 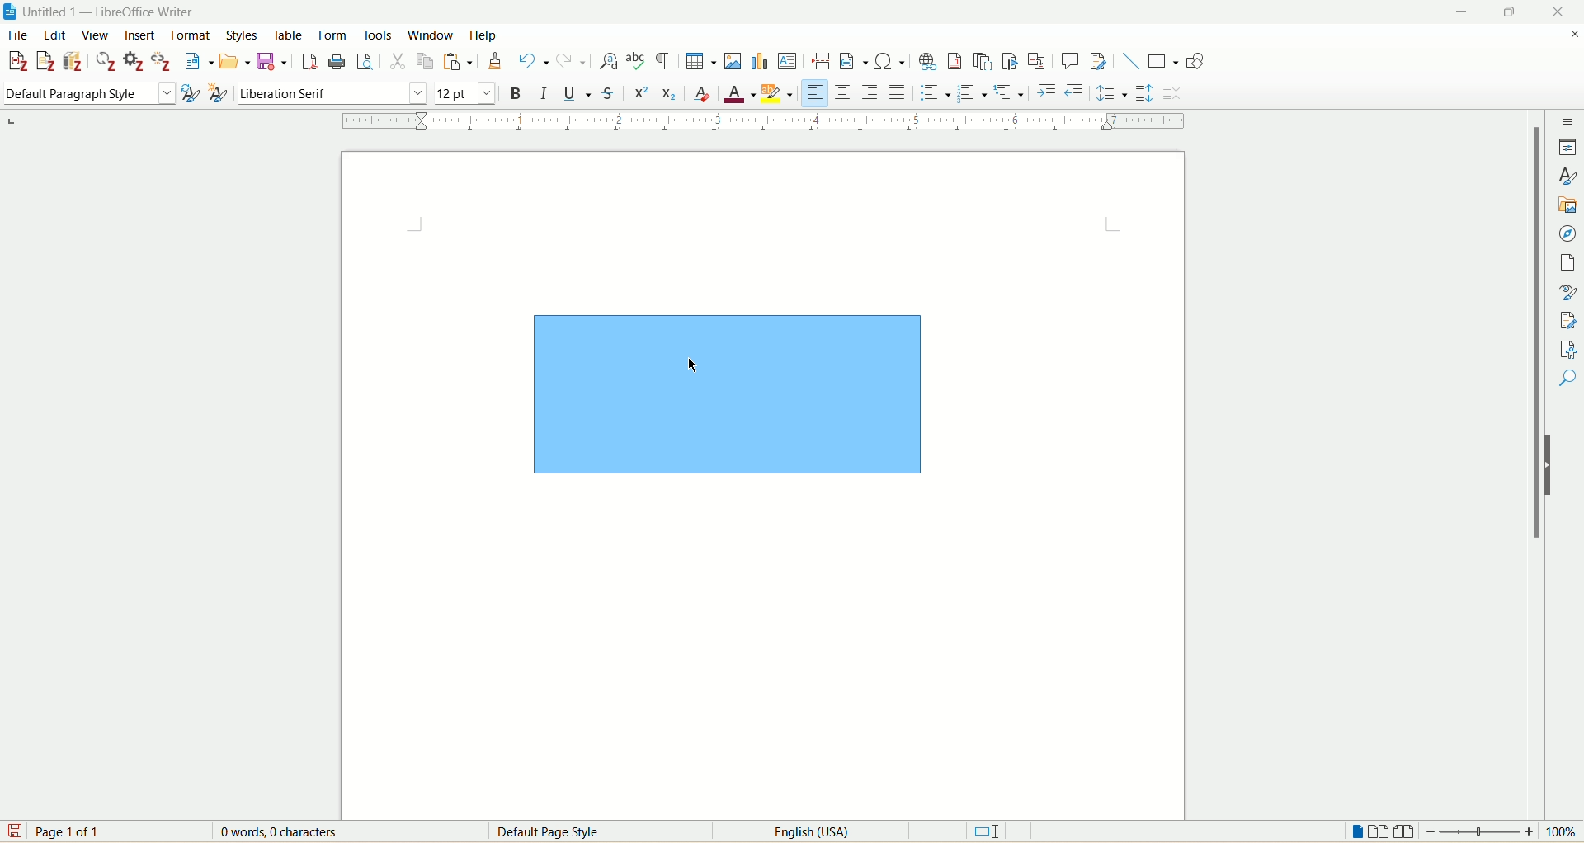 What do you see at coordinates (459, 61) in the screenshot?
I see `paste` at bounding box center [459, 61].